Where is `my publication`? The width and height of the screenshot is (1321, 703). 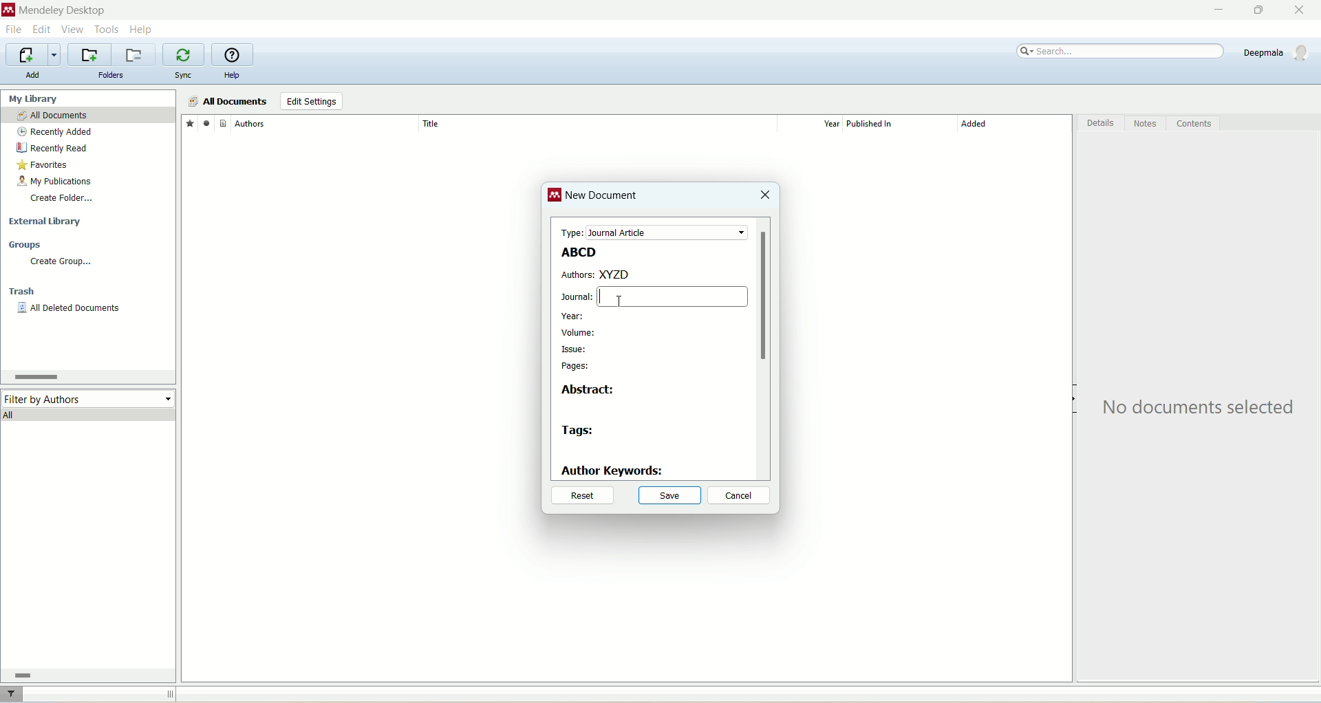
my publication is located at coordinates (57, 182).